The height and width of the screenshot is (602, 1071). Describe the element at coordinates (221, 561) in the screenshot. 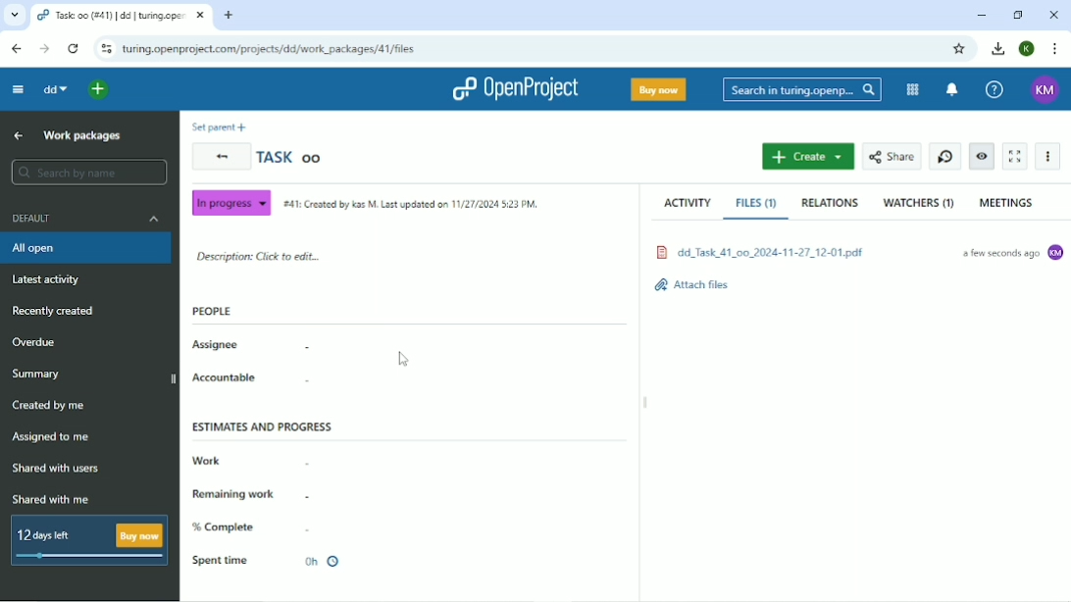

I see `Spent time` at that location.